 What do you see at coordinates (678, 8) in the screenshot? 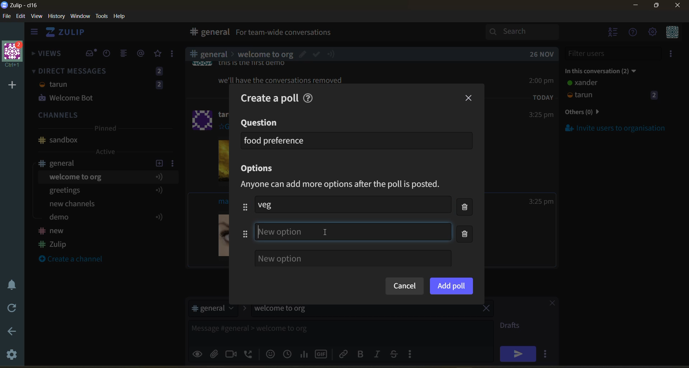
I see `close` at bounding box center [678, 8].